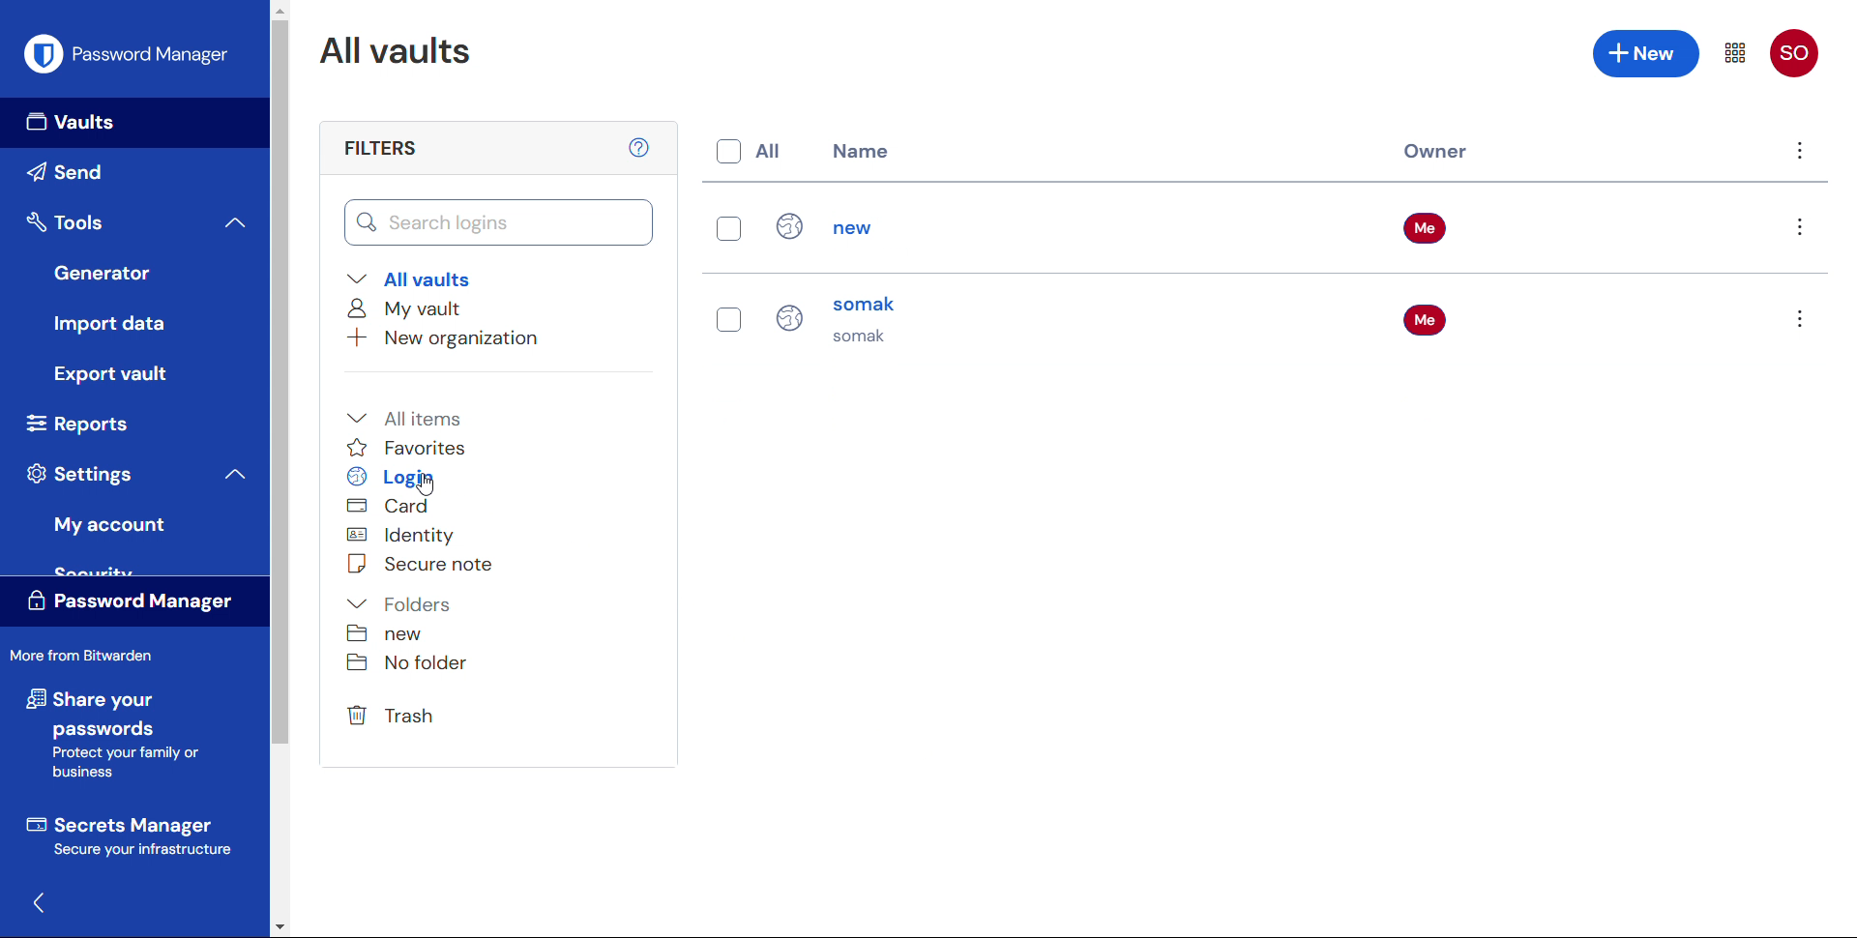  I want to click on Options , so click(1799, 226).